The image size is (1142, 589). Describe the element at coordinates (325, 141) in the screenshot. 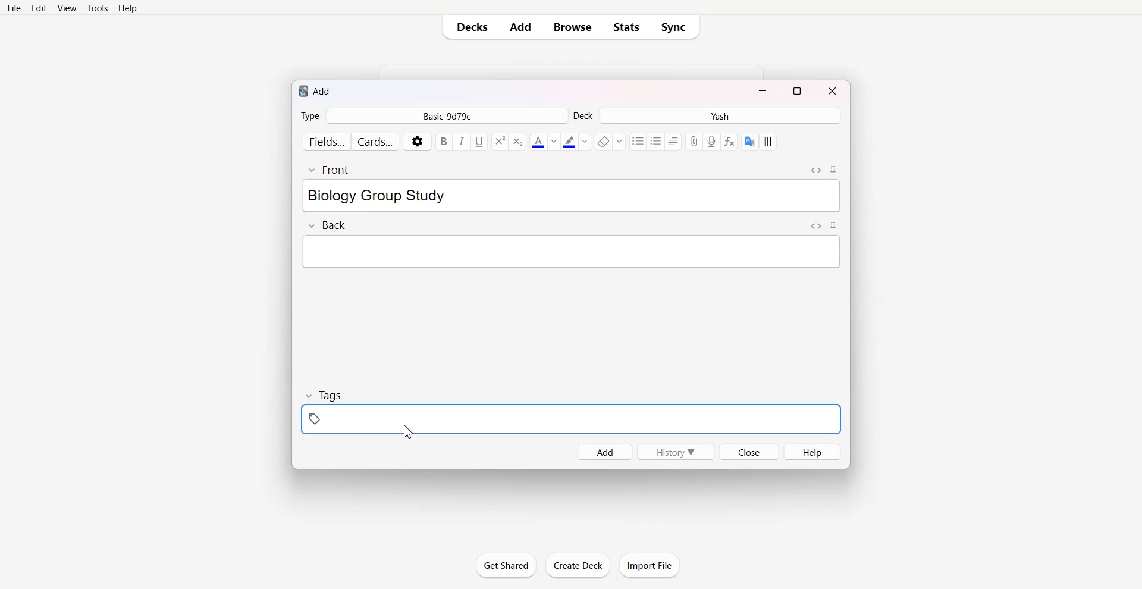

I see `Fields` at that location.